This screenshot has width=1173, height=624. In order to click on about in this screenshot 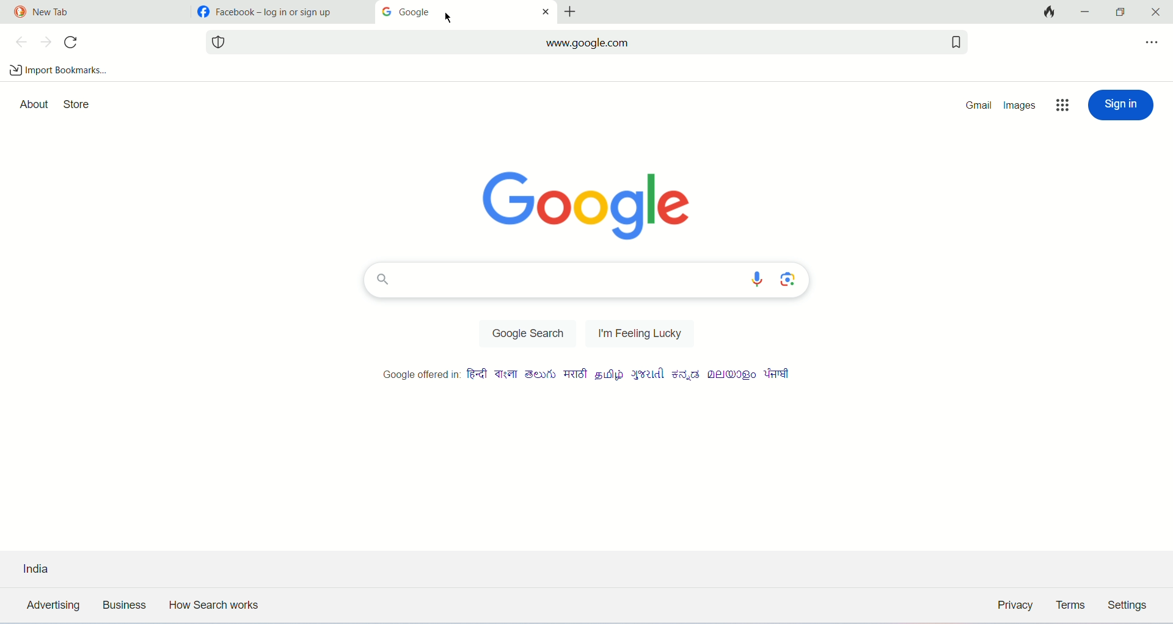, I will do `click(32, 104)`.